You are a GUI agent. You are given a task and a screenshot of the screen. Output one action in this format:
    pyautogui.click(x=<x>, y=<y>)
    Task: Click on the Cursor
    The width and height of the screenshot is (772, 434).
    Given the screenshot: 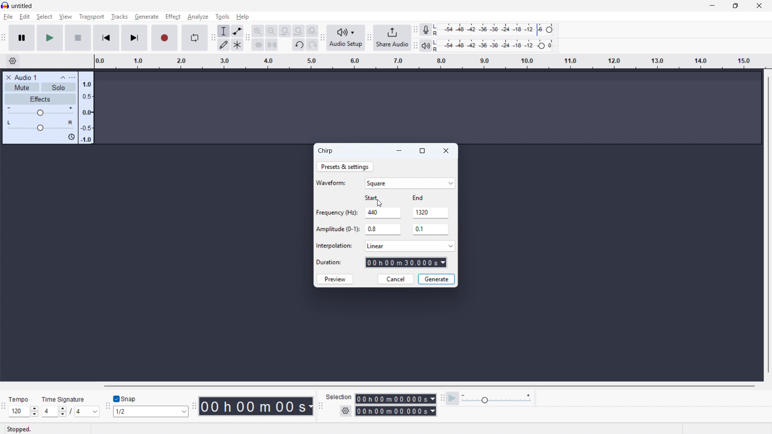 What is the action you would take?
    pyautogui.click(x=380, y=204)
    